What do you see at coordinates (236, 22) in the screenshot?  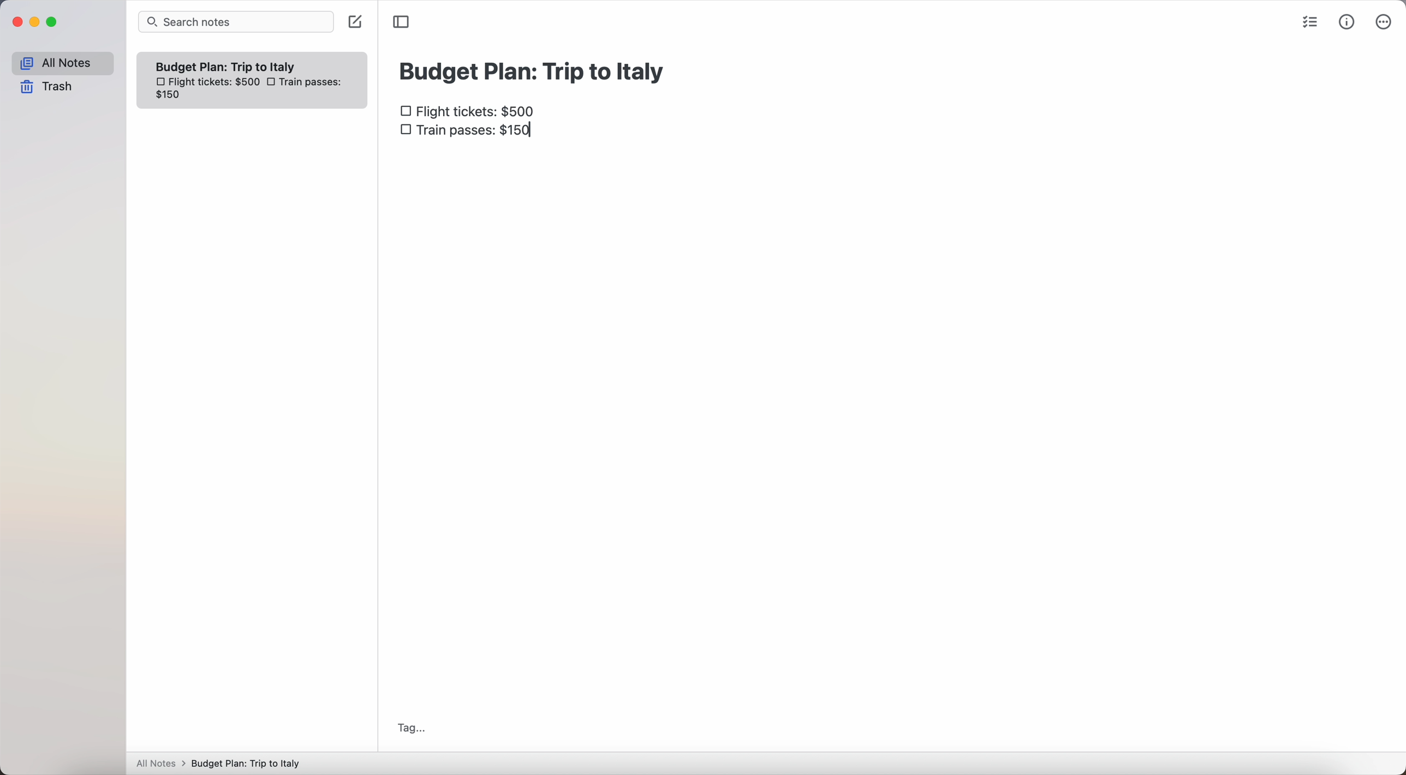 I see `search bar` at bounding box center [236, 22].